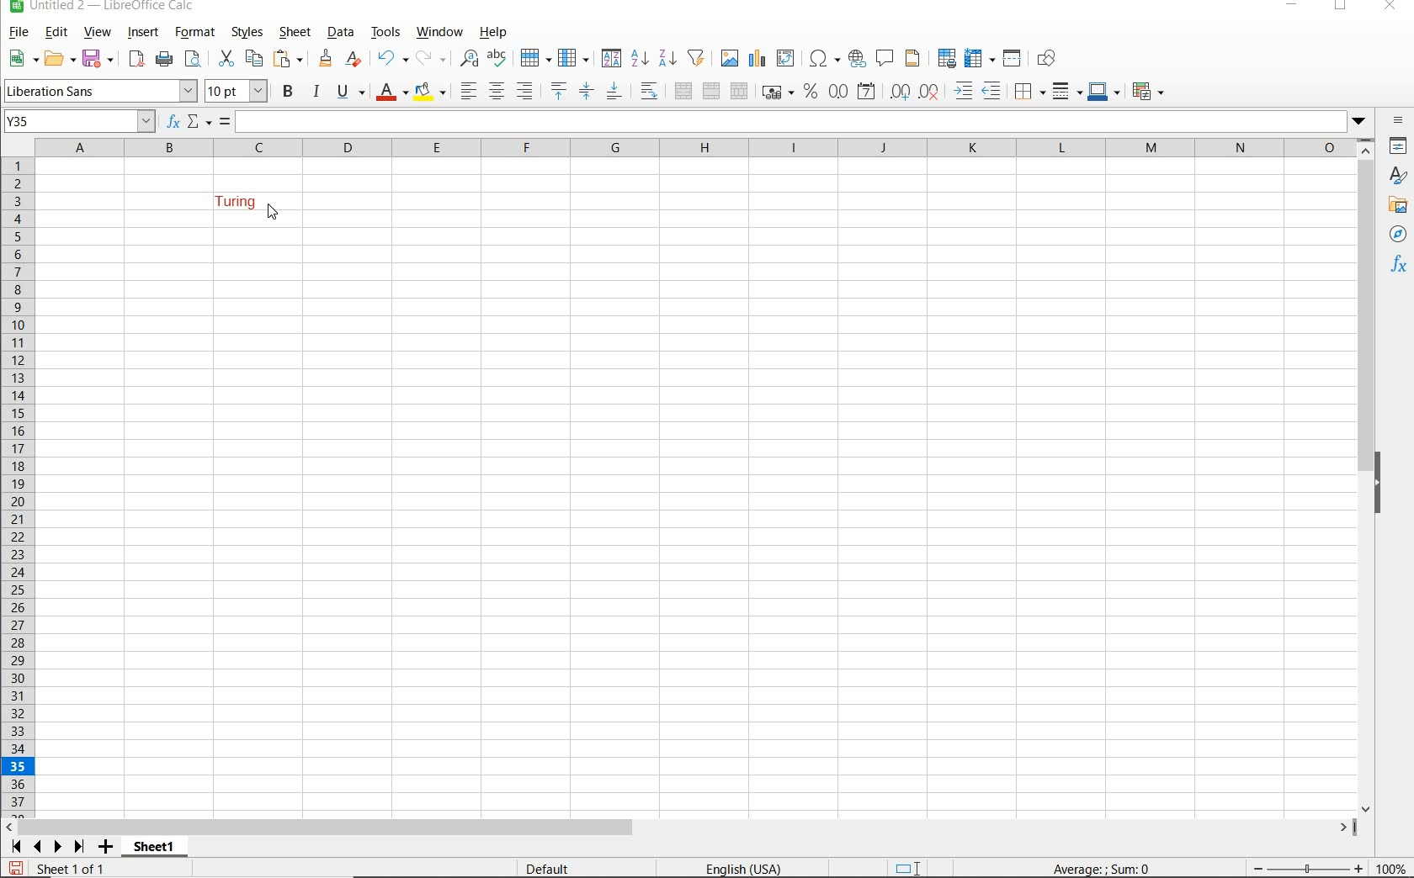  Describe the element at coordinates (1304, 866) in the screenshot. I see `ZOOM OUT OR ZOOM IN` at that location.